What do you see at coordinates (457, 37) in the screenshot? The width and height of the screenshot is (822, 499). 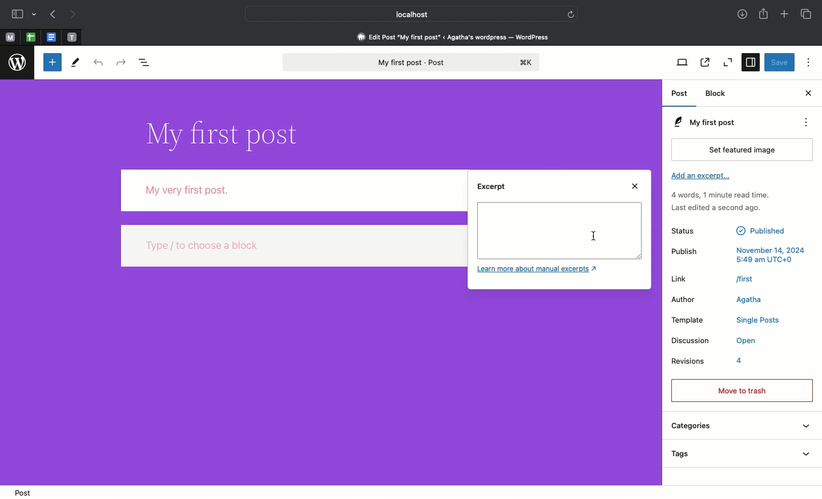 I see `Edit Post "My first post” « Agatha's wordpress — WordPress` at bounding box center [457, 37].